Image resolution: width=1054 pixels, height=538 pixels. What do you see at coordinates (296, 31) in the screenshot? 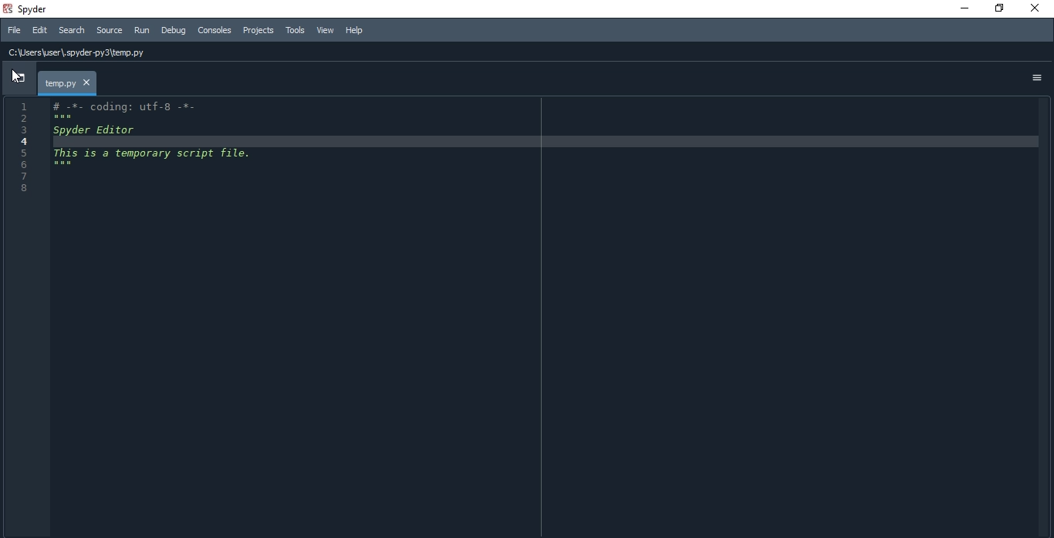
I see `Tools` at bounding box center [296, 31].